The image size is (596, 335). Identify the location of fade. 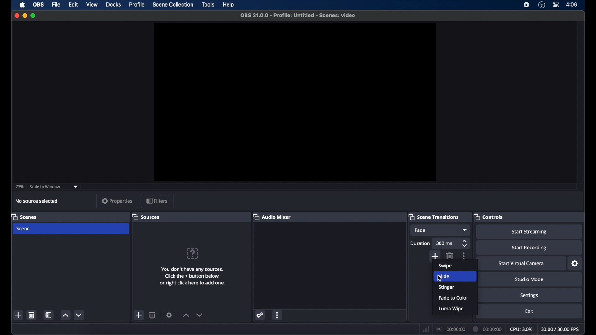
(421, 230).